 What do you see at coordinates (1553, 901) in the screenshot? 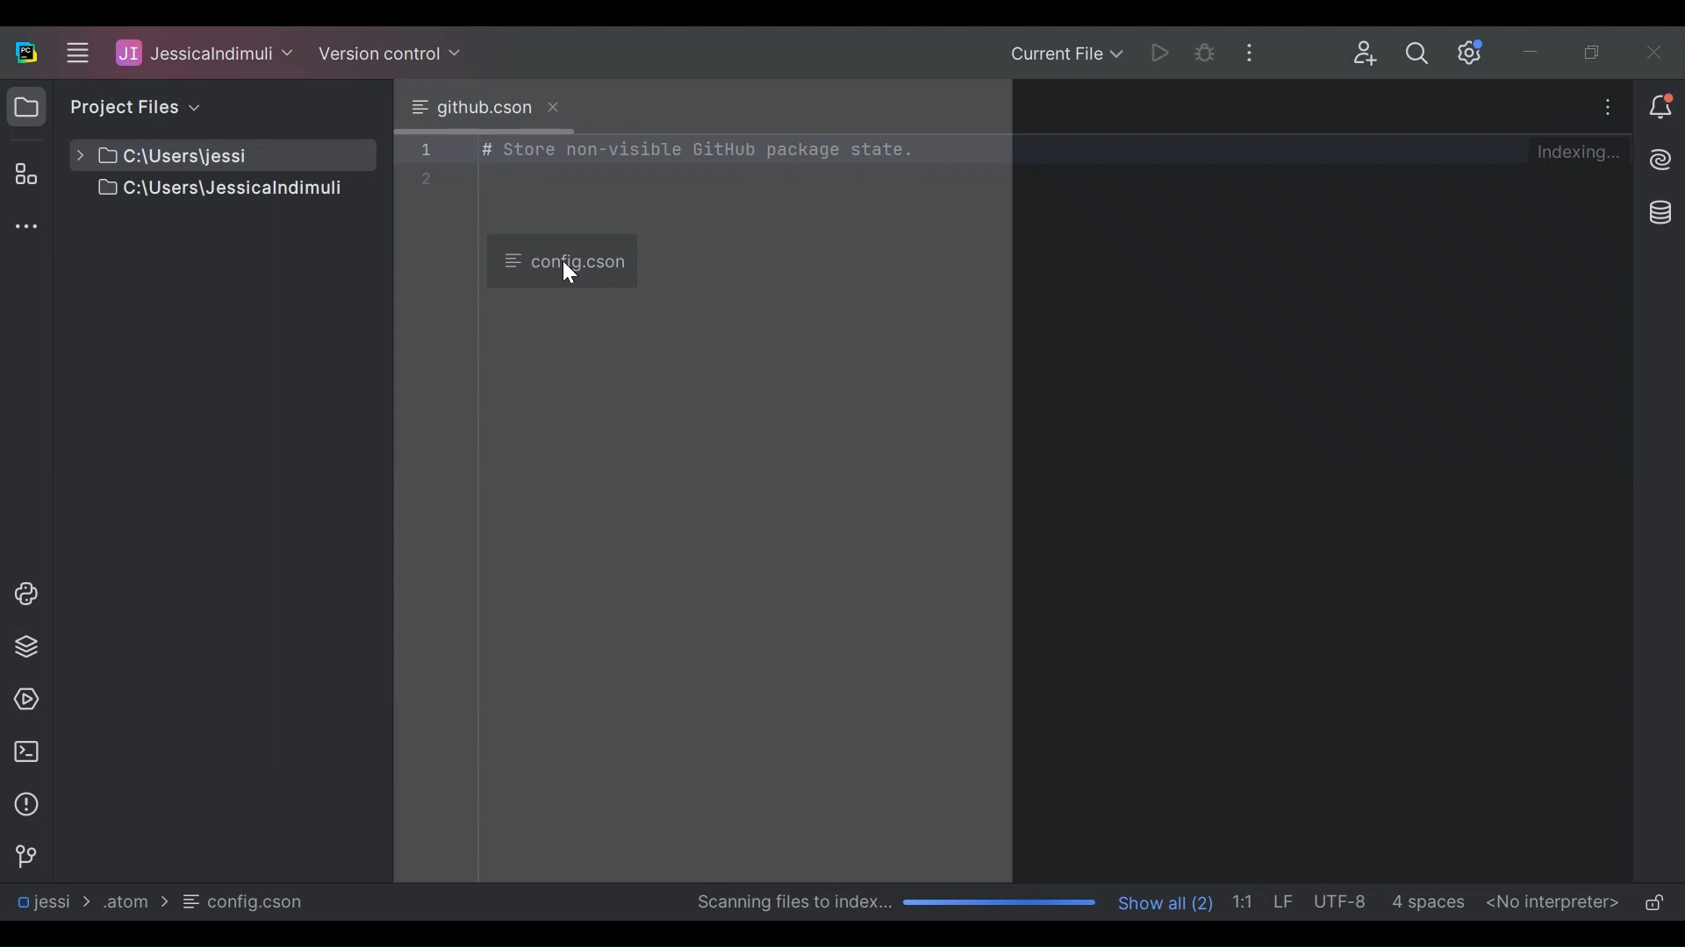
I see `No interpreters` at bounding box center [1553, 901].